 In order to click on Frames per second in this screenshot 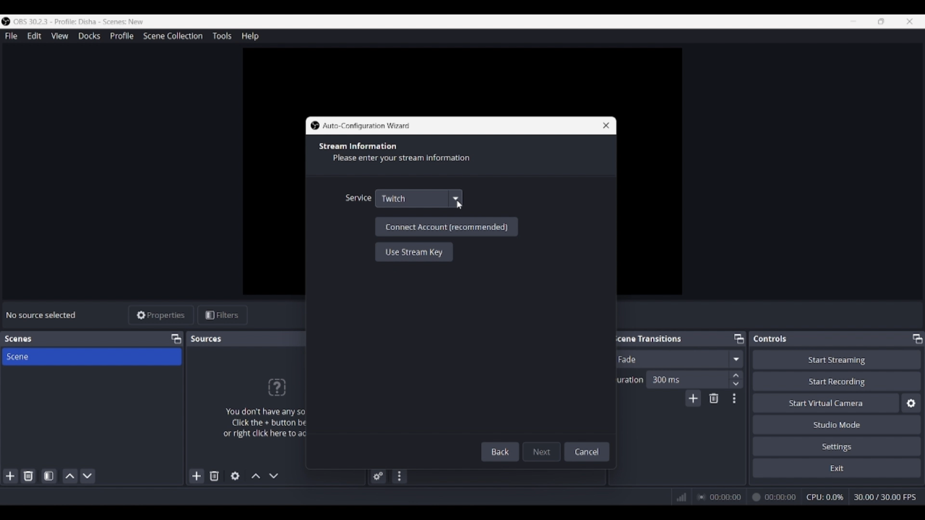, I will do `click(885, 497)`.